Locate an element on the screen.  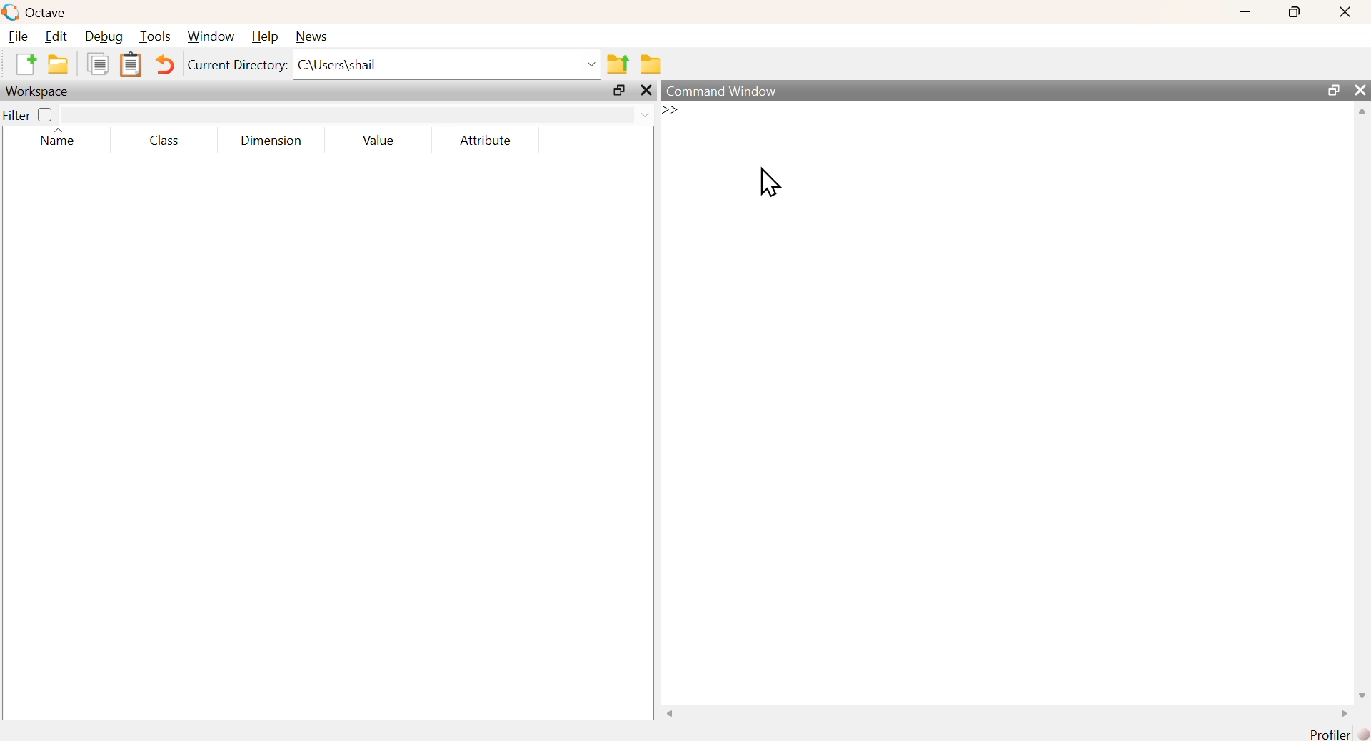
close is located at coordinates (1344, 13).